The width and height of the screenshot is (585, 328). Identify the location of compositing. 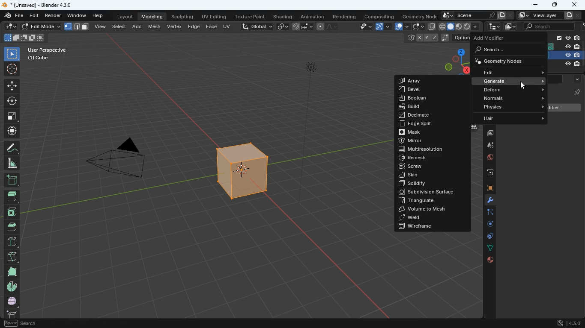
(379, 17).